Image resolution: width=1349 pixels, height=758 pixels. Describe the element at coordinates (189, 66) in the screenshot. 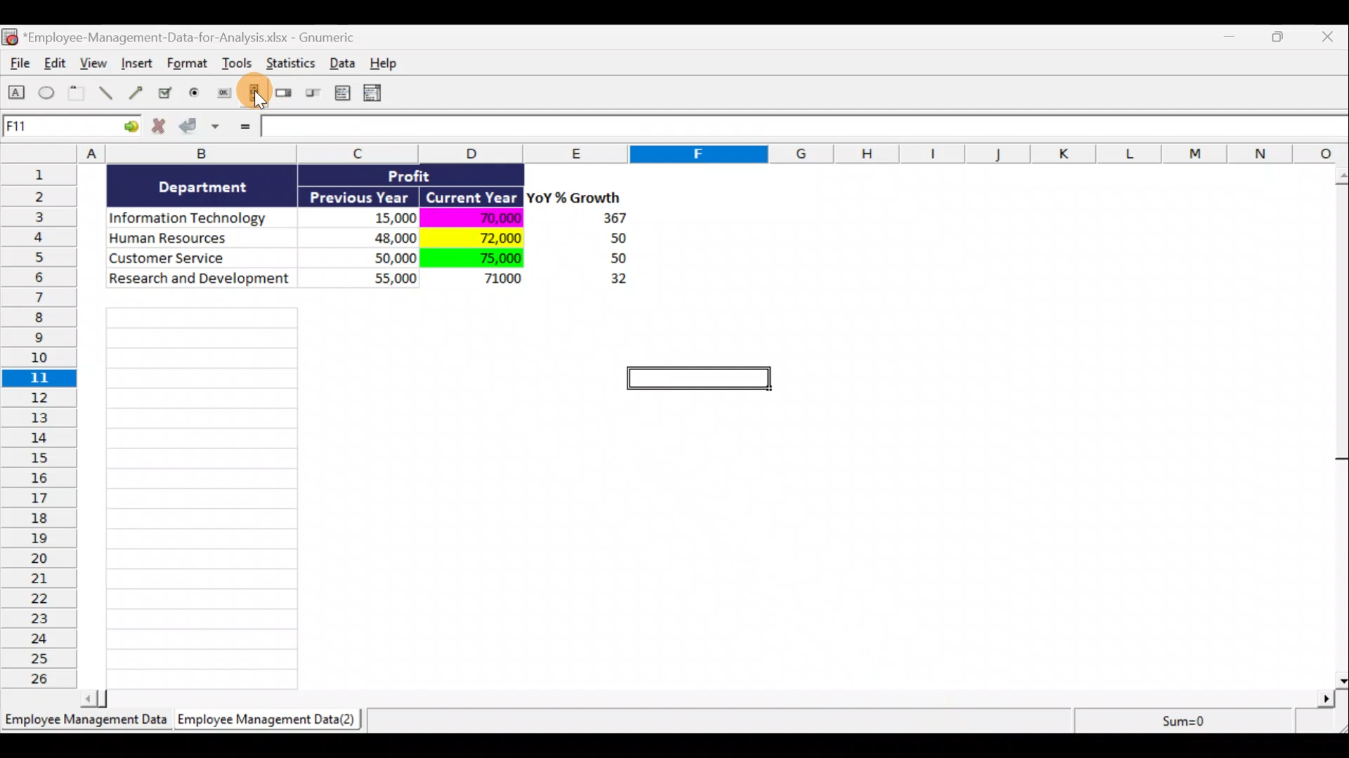

I see `Format` at that location.